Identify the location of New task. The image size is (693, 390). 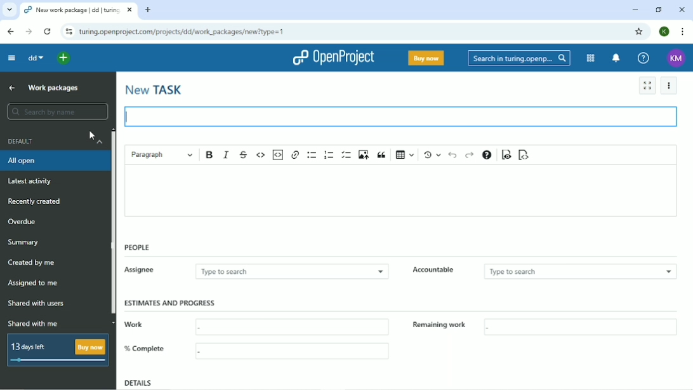
(154, 91).